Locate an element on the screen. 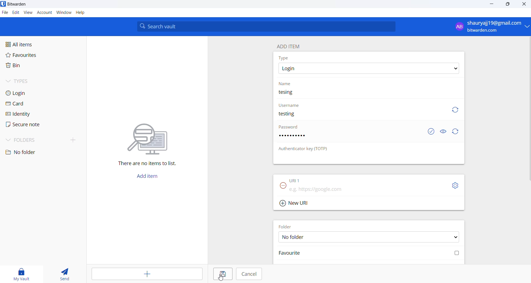 This screenshot has height=283, width=531. maximize is located at coordinates (508, 5).